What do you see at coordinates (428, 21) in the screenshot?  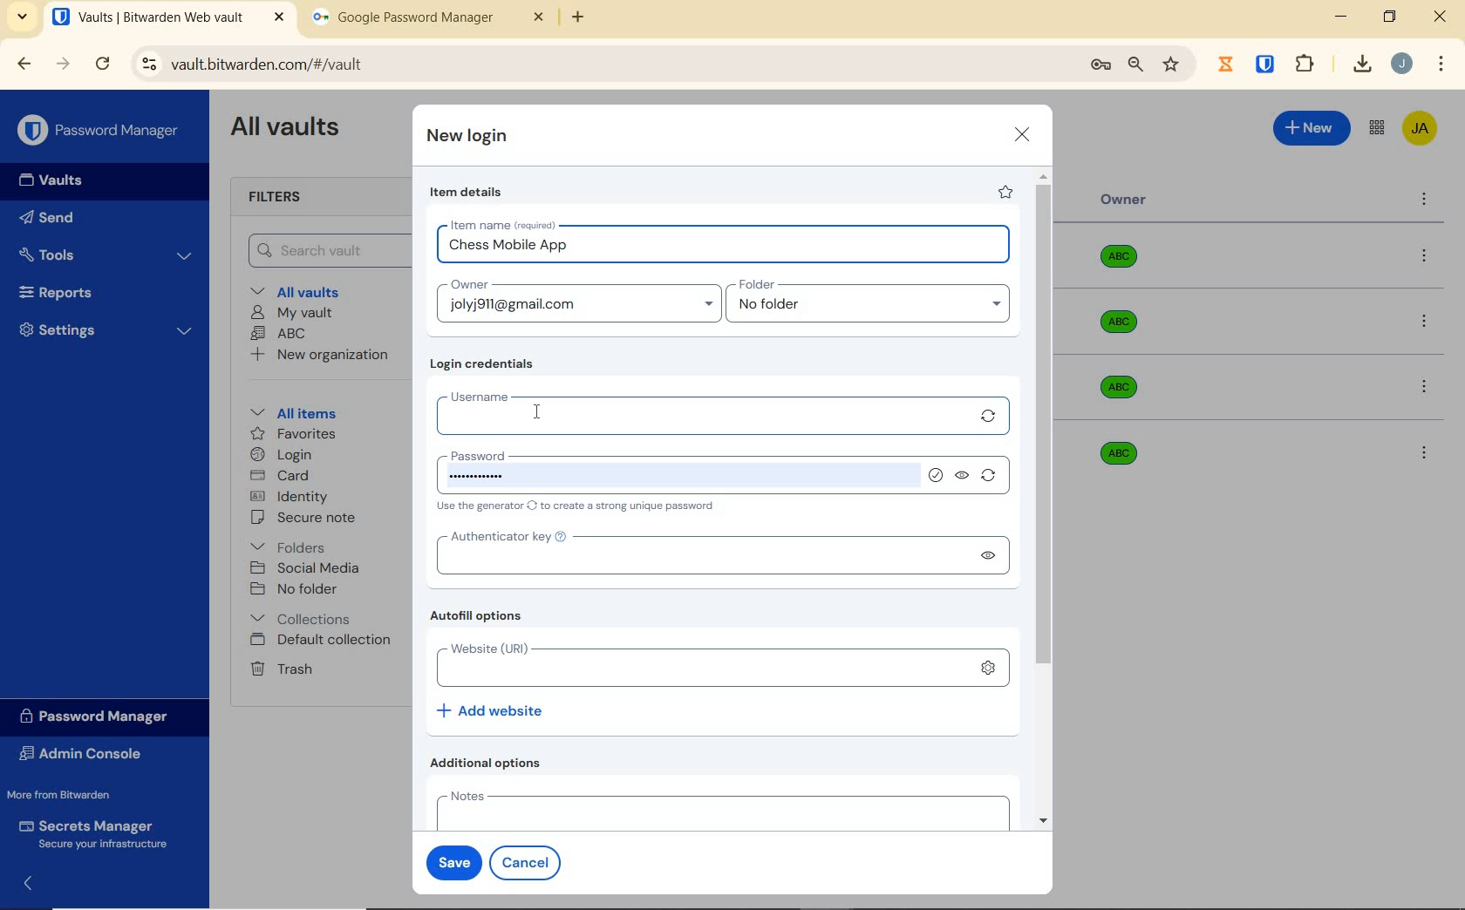 I see `tab` at bounding box center [428, 21].